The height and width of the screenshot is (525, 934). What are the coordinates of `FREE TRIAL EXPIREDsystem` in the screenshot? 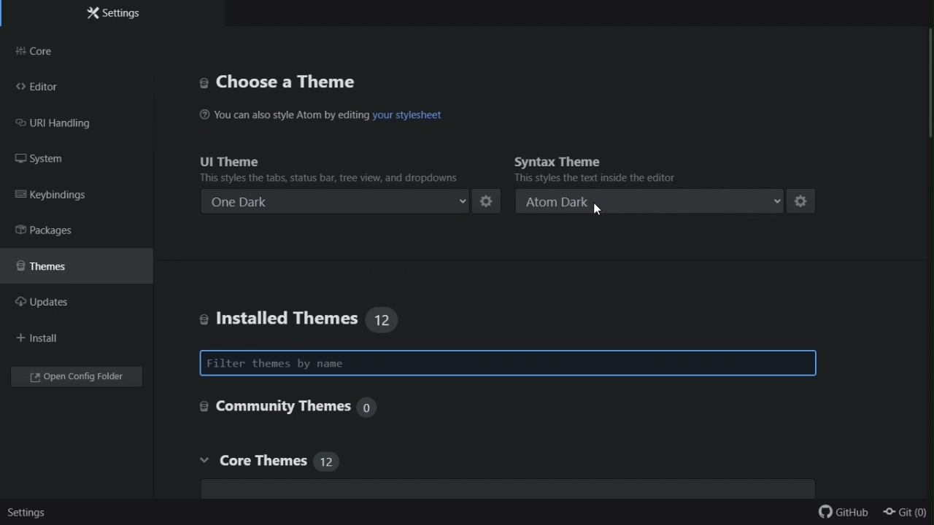 It's located at (44, 156).